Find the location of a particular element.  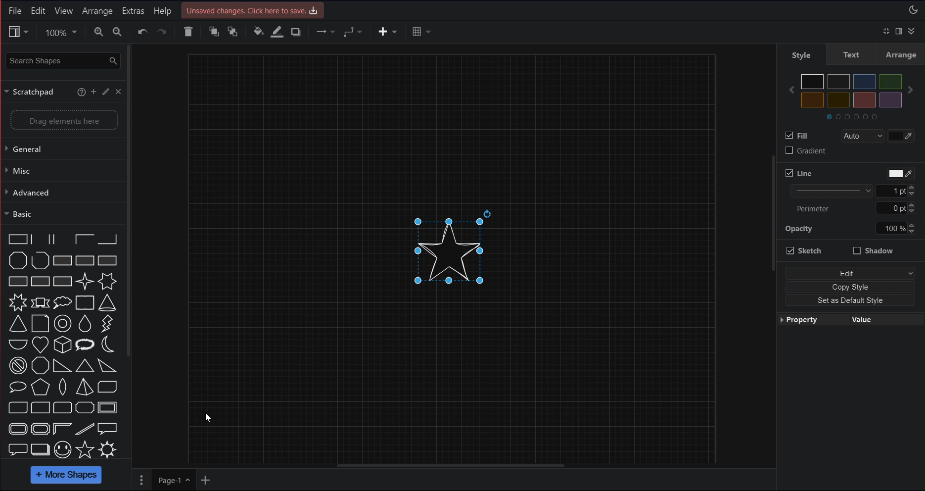

frame corner is located at coordinates (62, 428).